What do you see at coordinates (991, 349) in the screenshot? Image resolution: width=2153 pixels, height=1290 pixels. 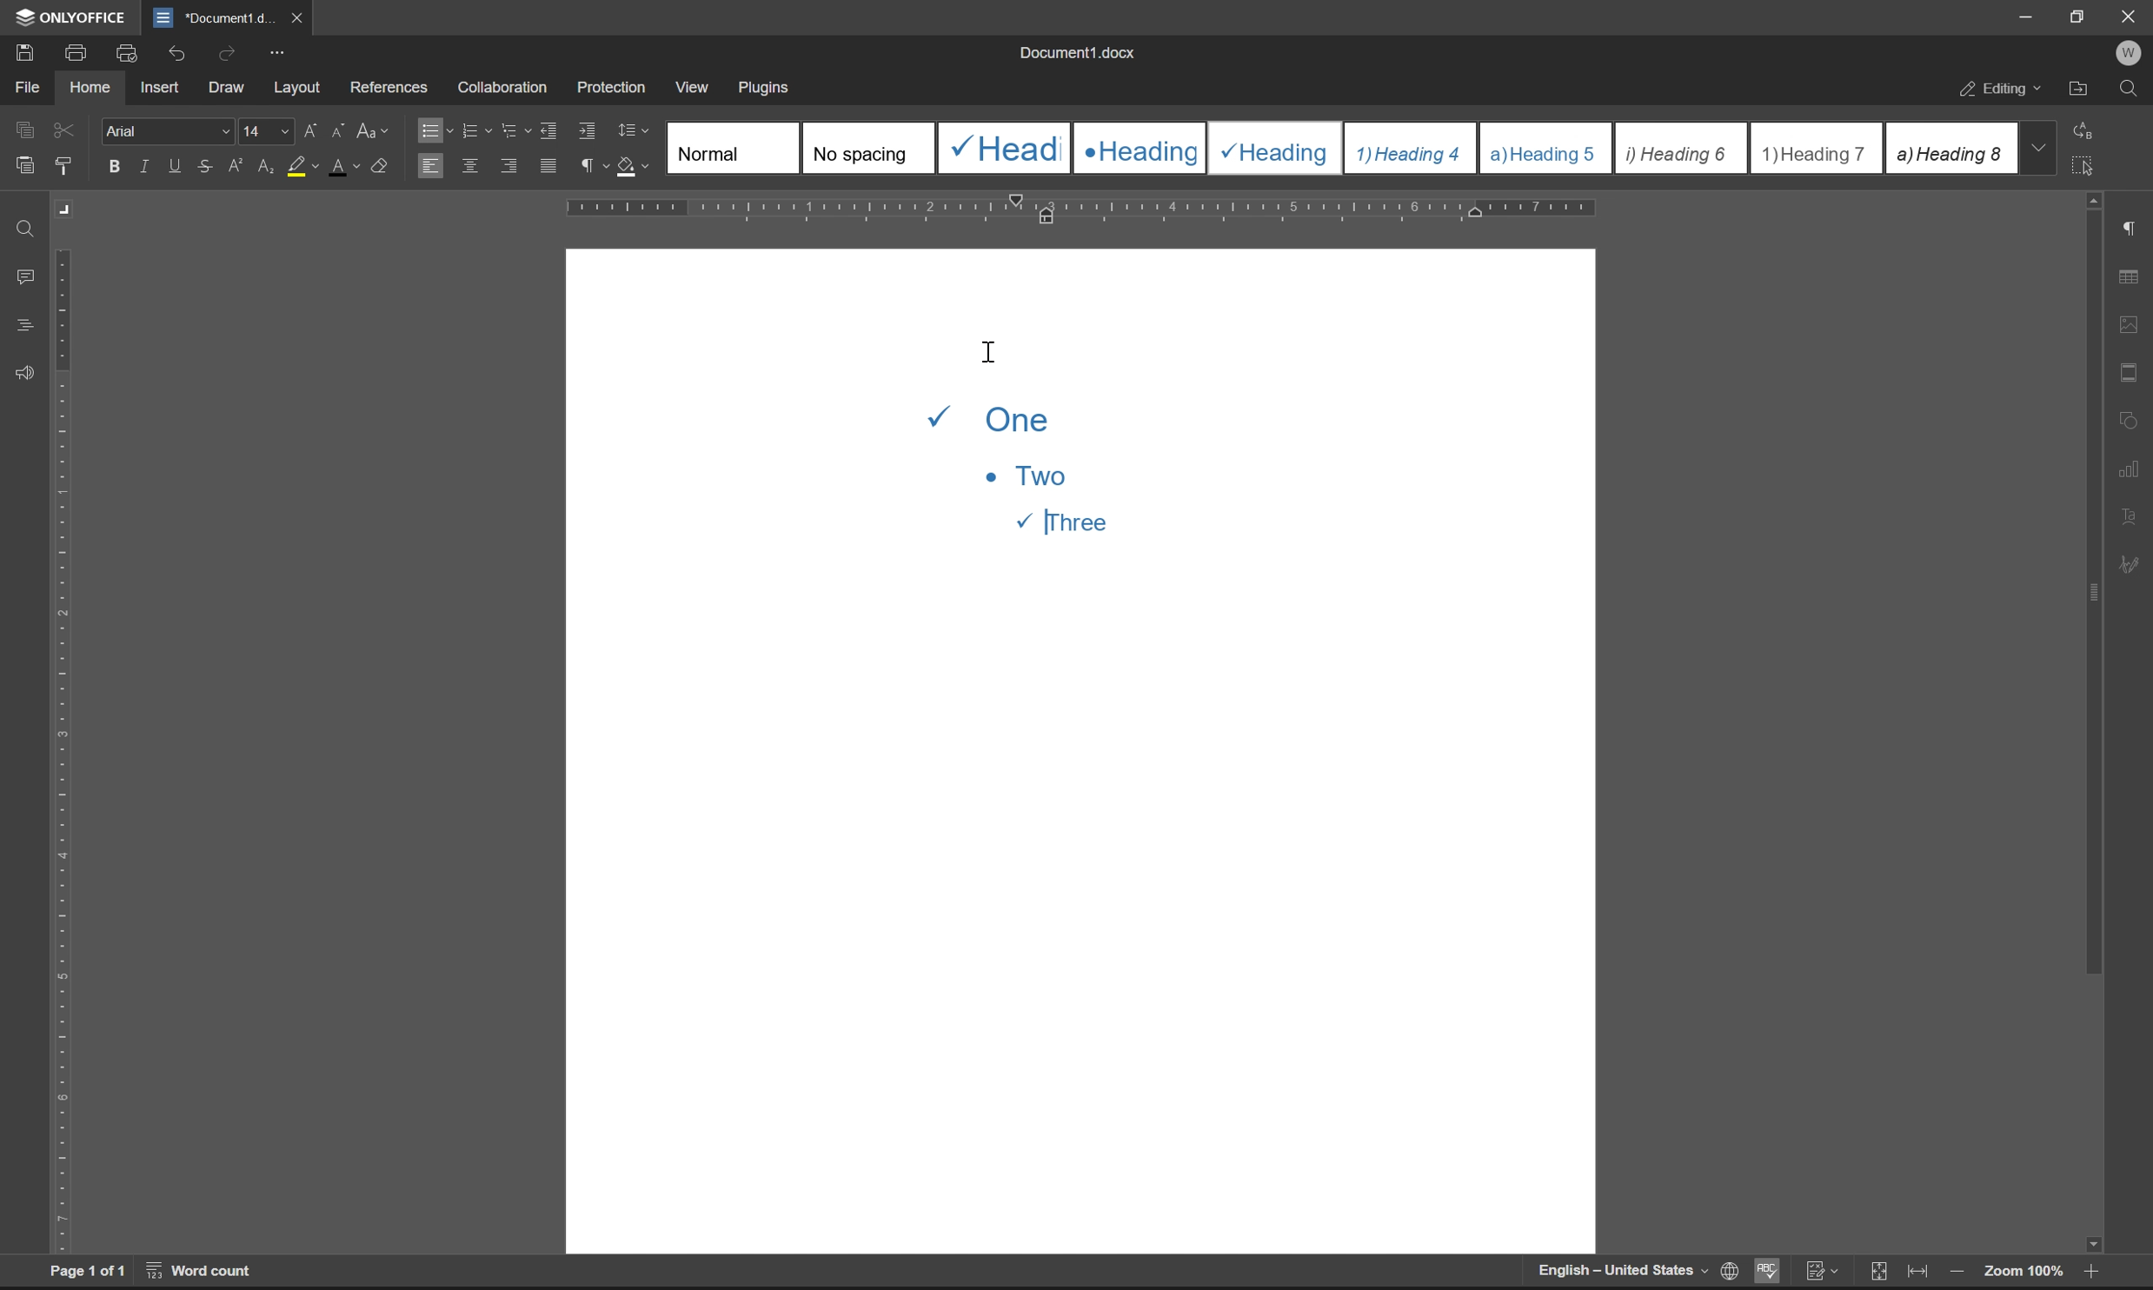 I see `cursor` at bounding box center [991, 349].